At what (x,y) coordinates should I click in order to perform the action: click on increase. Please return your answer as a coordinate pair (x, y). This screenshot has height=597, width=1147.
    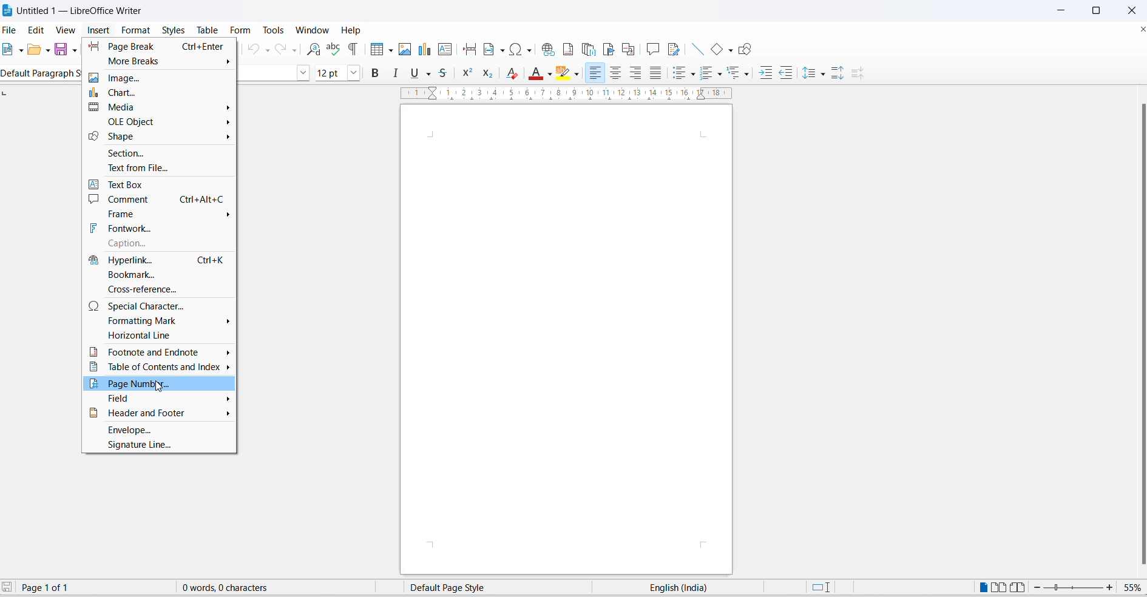
    Looking at the image, I should click on (1110, 587).